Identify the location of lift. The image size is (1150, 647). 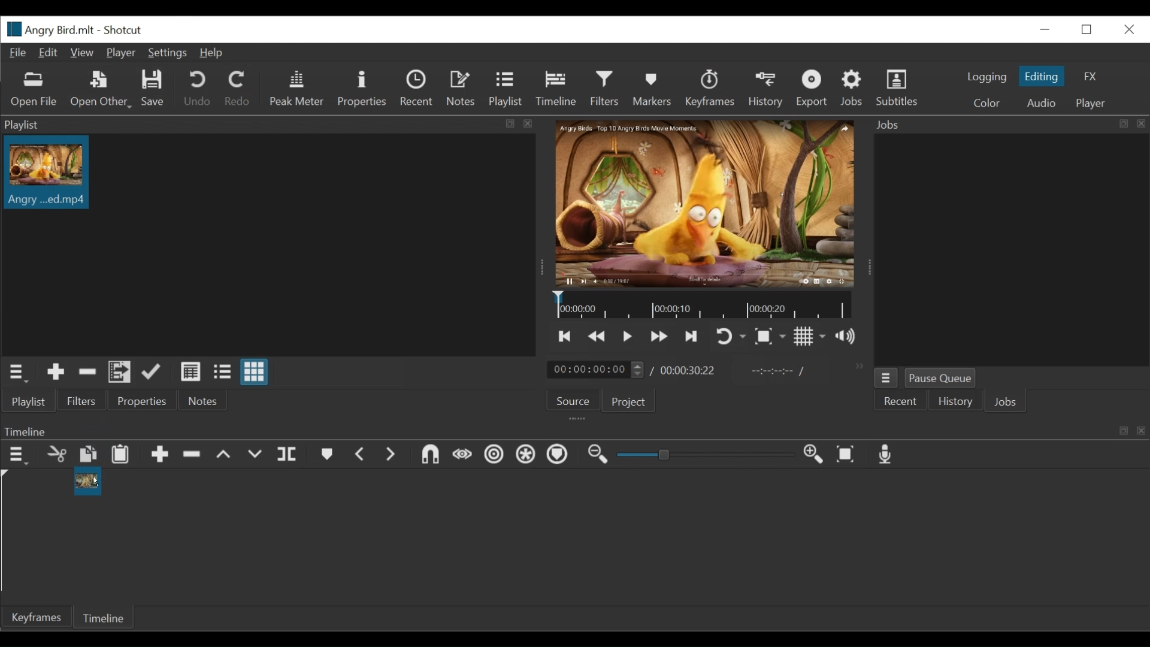
(223, 455).